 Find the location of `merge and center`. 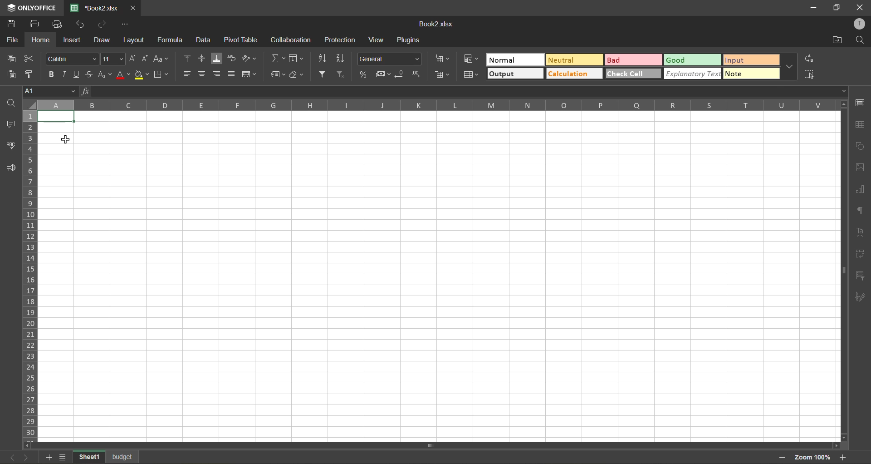

merge and center is located at coordinates (250, 74).